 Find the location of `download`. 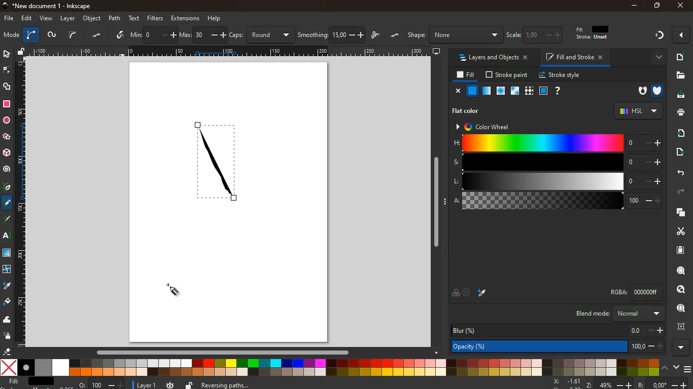

download is located at coordinates (678, 95).